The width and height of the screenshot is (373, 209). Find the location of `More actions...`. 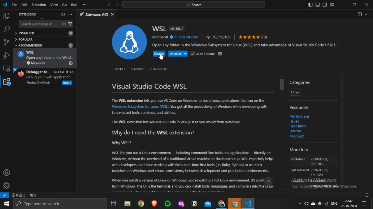

More actions... is located at coordinates (367, 14).